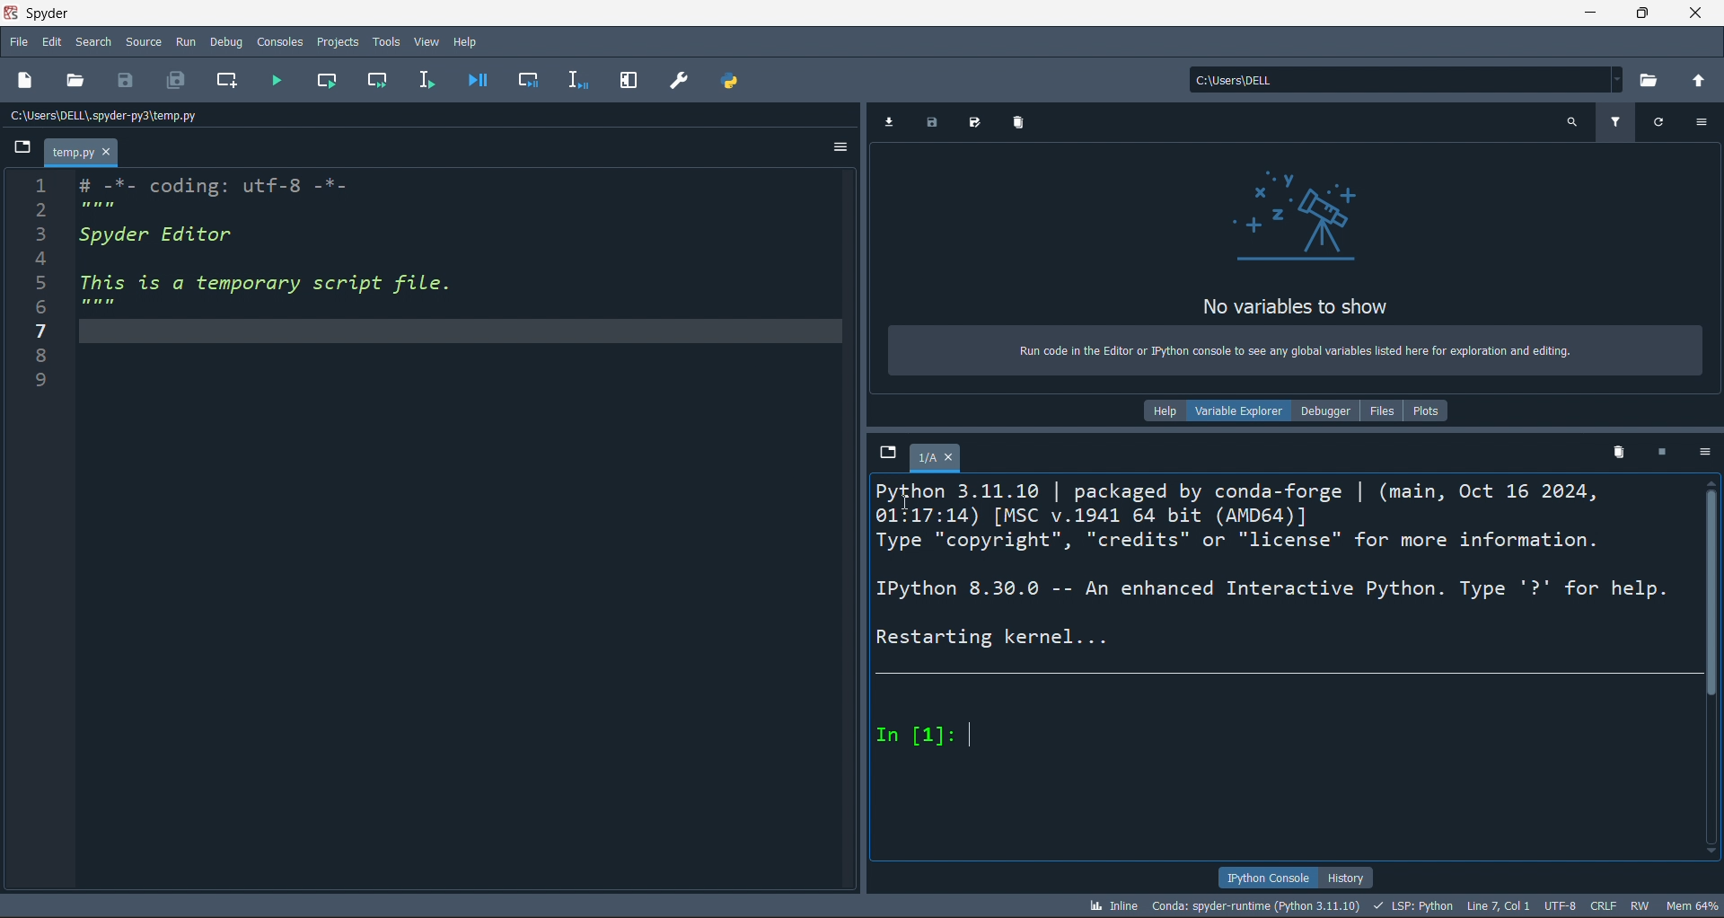  What do you see at coordinates (1653, 82) in the screenshot?
I see `open directory` at bounding box center [1653, 82].